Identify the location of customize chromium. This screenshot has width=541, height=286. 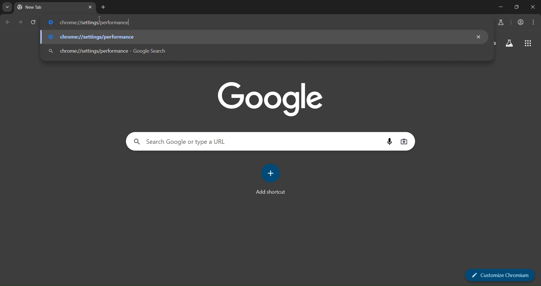
(501, 276).